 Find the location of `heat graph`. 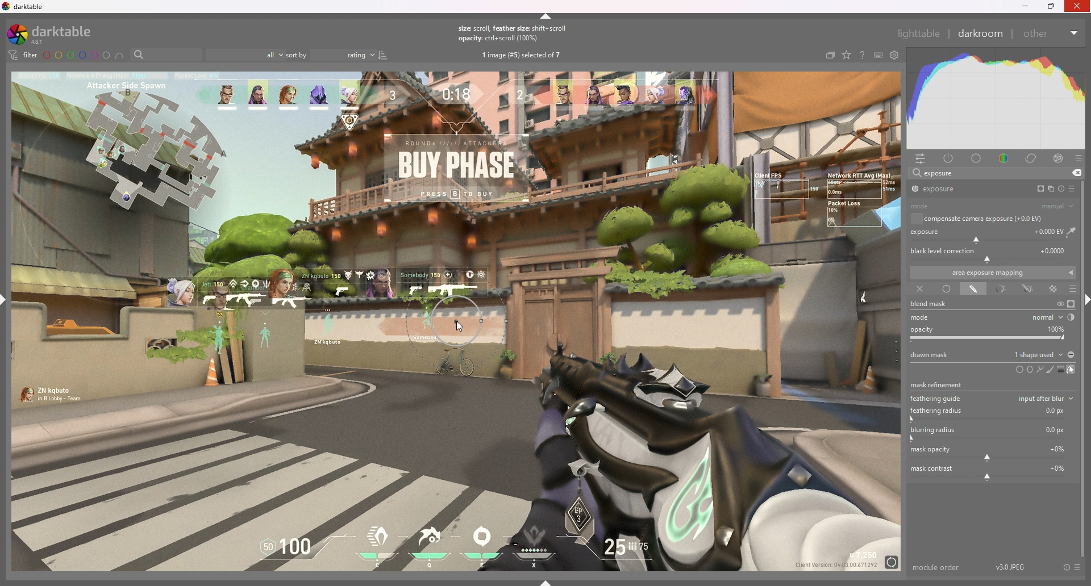

heat graph is located at coordinates (995, 99).